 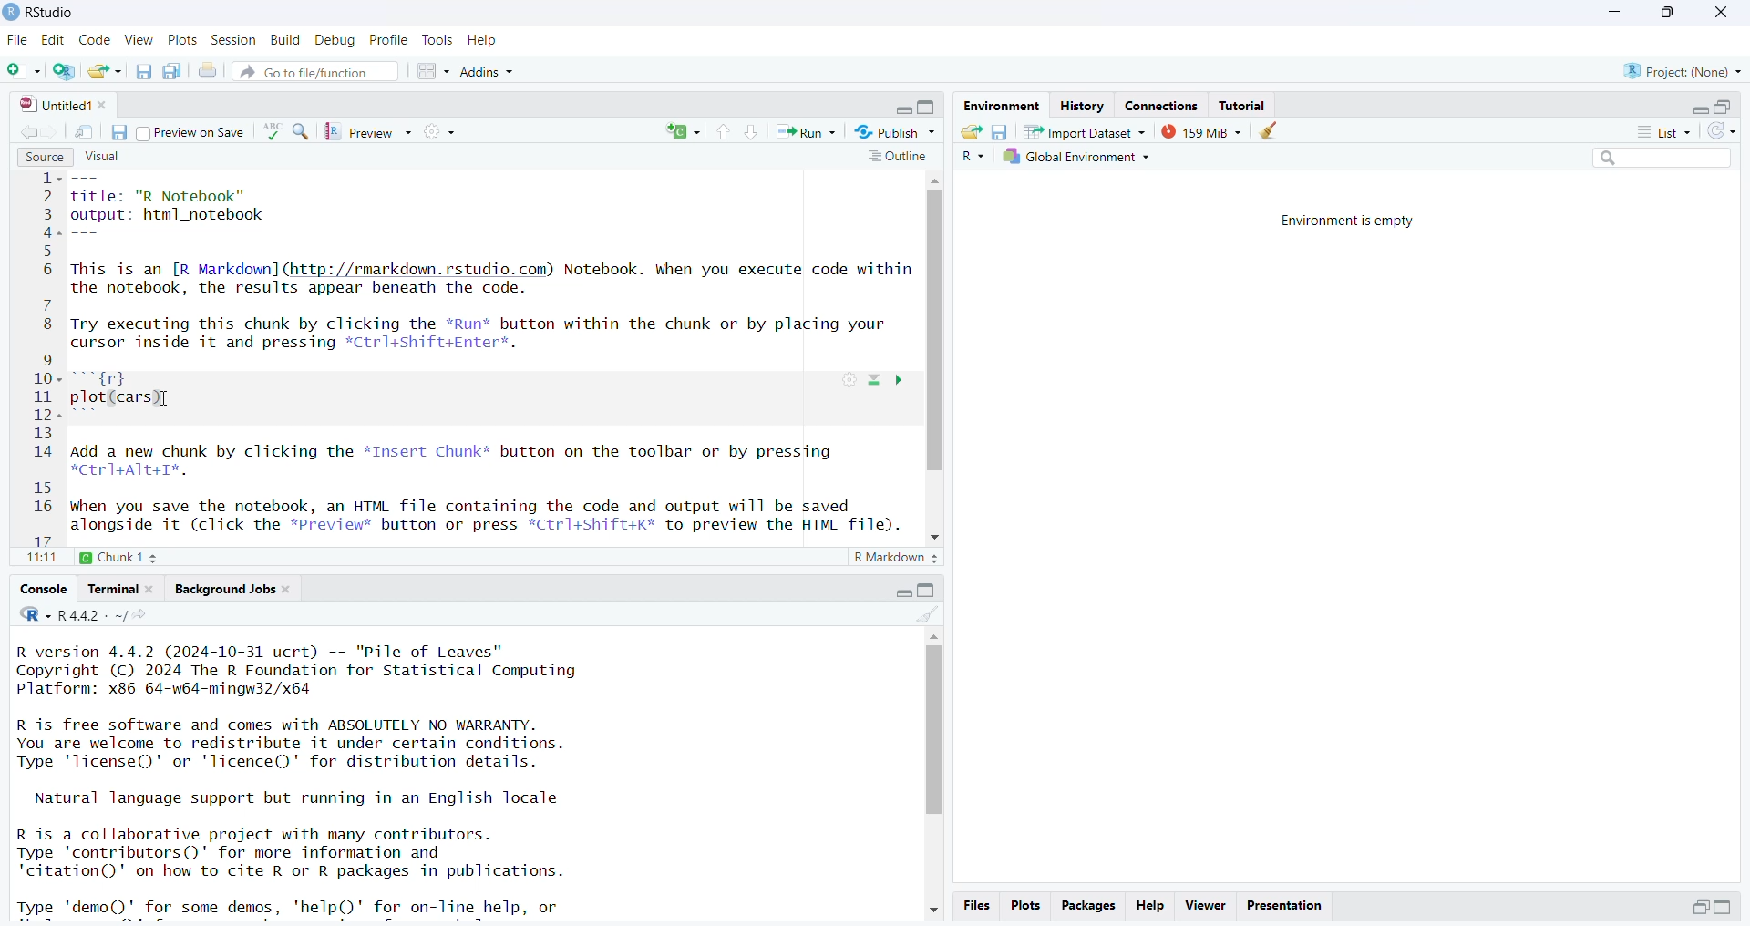 I want to click on create a project, so click(x=67, y=71).